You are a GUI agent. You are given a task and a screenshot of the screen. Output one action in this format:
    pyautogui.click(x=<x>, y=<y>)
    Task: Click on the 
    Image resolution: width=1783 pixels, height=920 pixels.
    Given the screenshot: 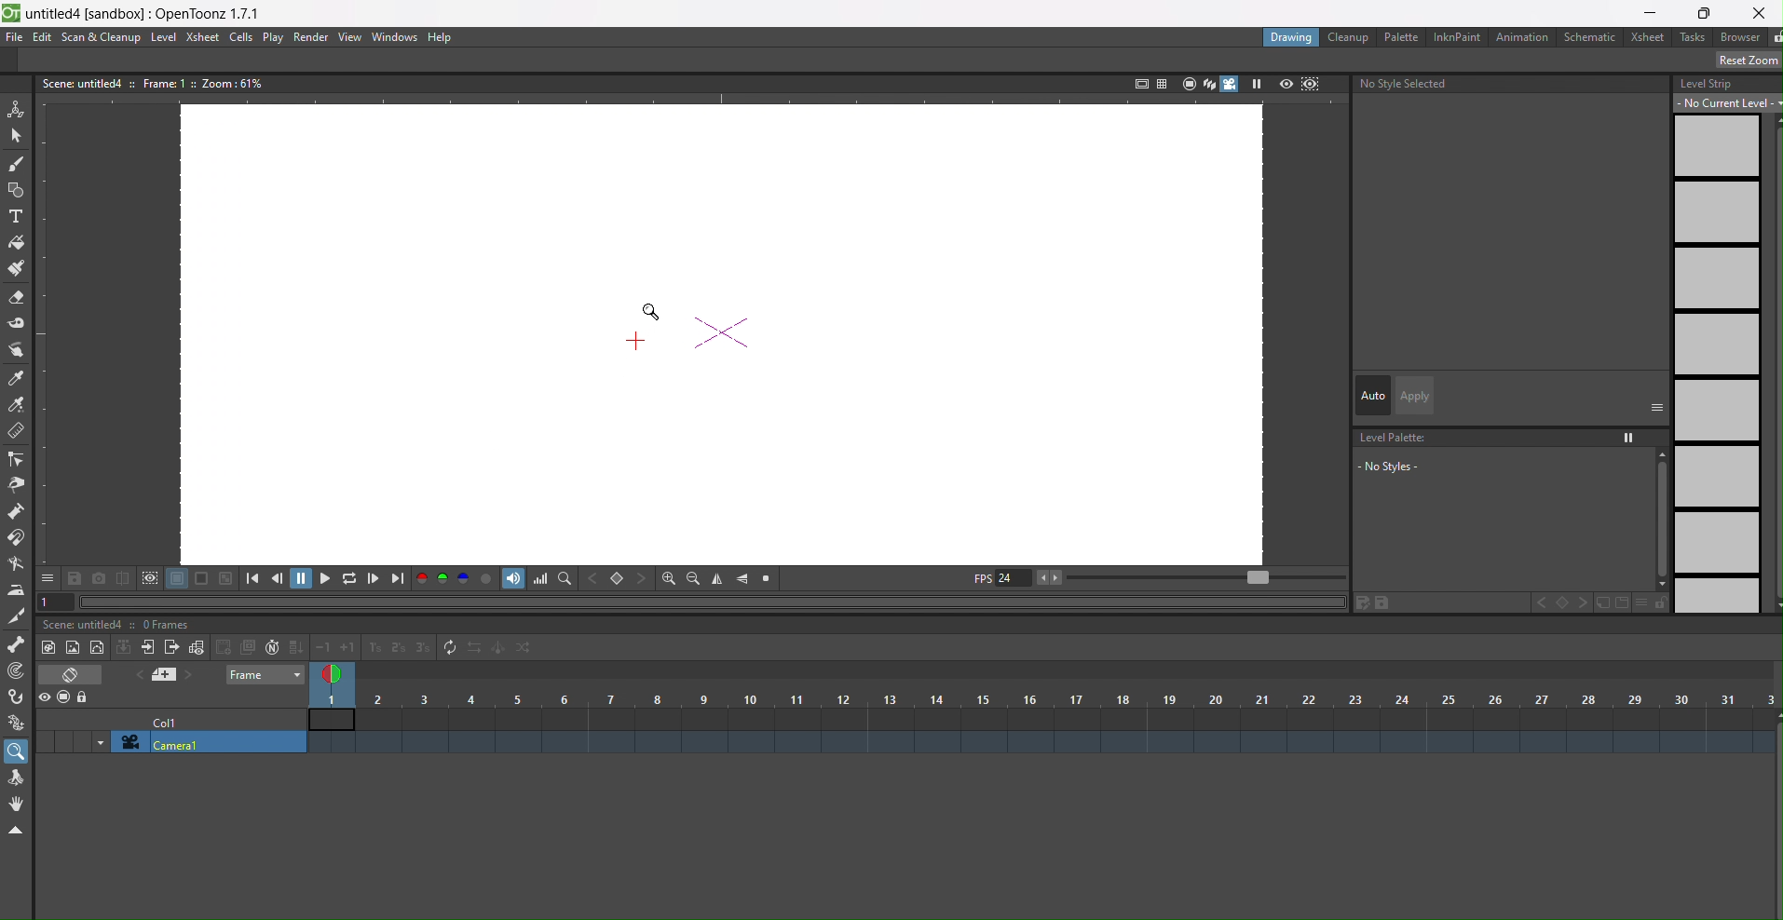 What is the action you would take?
    pyautogui.click(x=17, y=777)
    